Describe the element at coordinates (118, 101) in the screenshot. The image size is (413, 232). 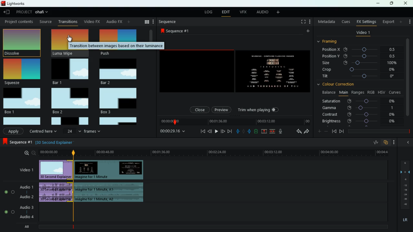
I see `box 3` at that location.